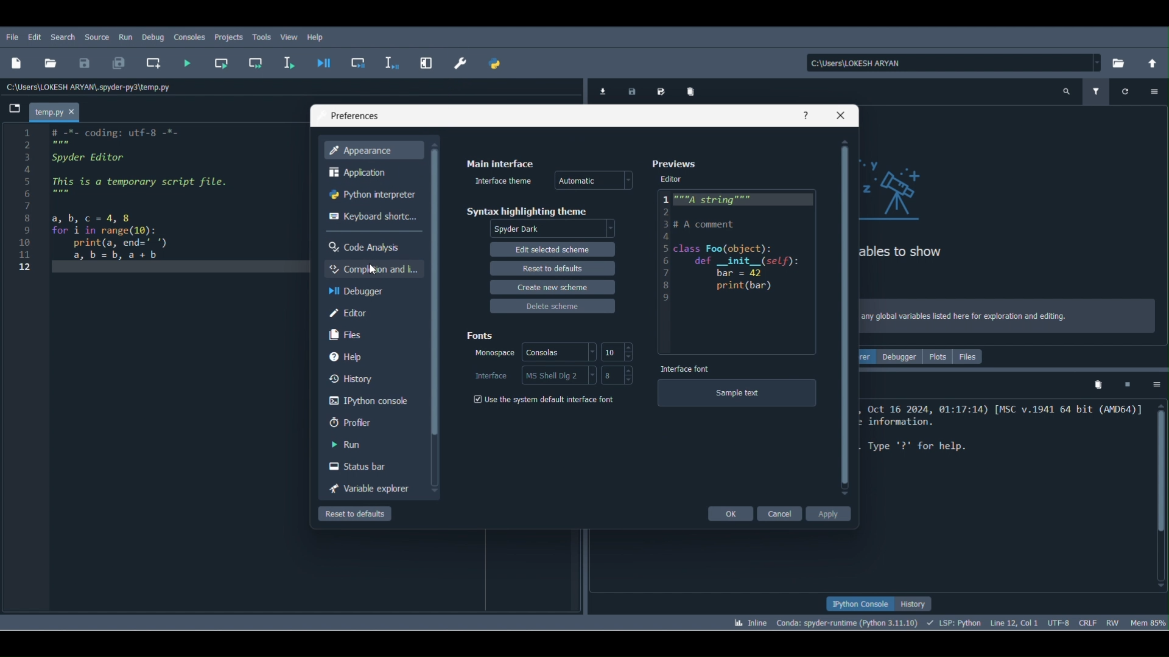 The image size is (1169, 657). Describe the element at coordinates (359, 467) in the screenshot. I see `Status bar` at that location.